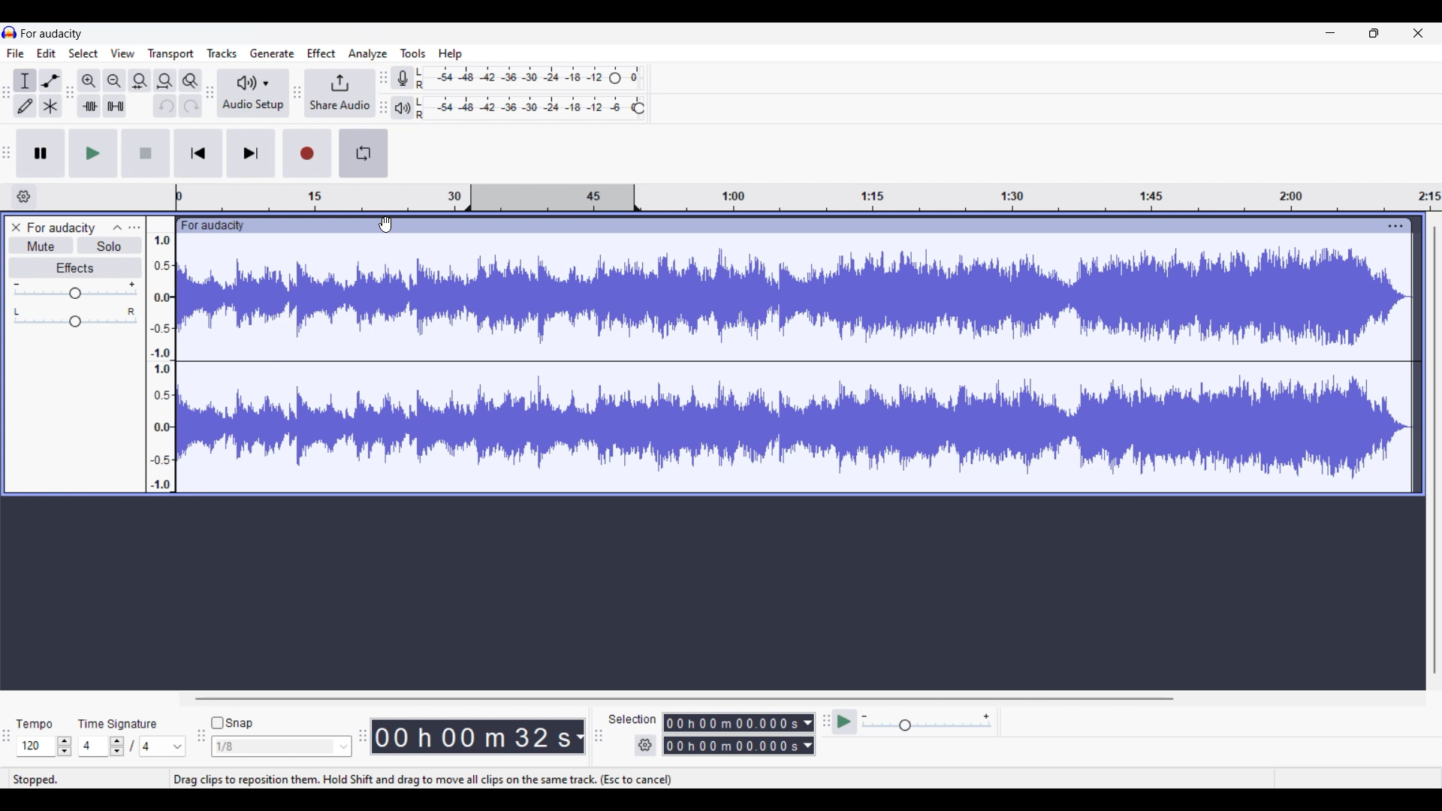 The width and height of the screenshot is (1442, 811). What do you see at coordinates (1396, 226) in the screenshot?
I see `Track settings` at bounding box center [1396, 226].